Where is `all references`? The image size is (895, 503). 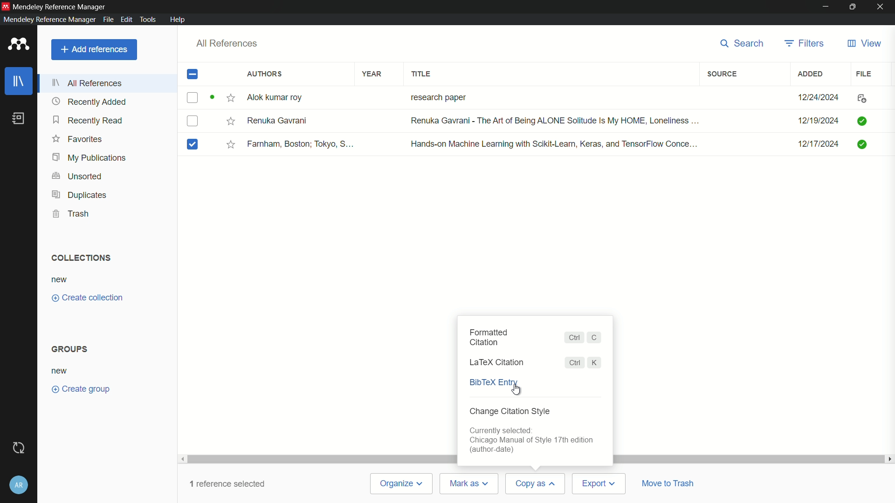 all references is located at coordinates (227, 43).